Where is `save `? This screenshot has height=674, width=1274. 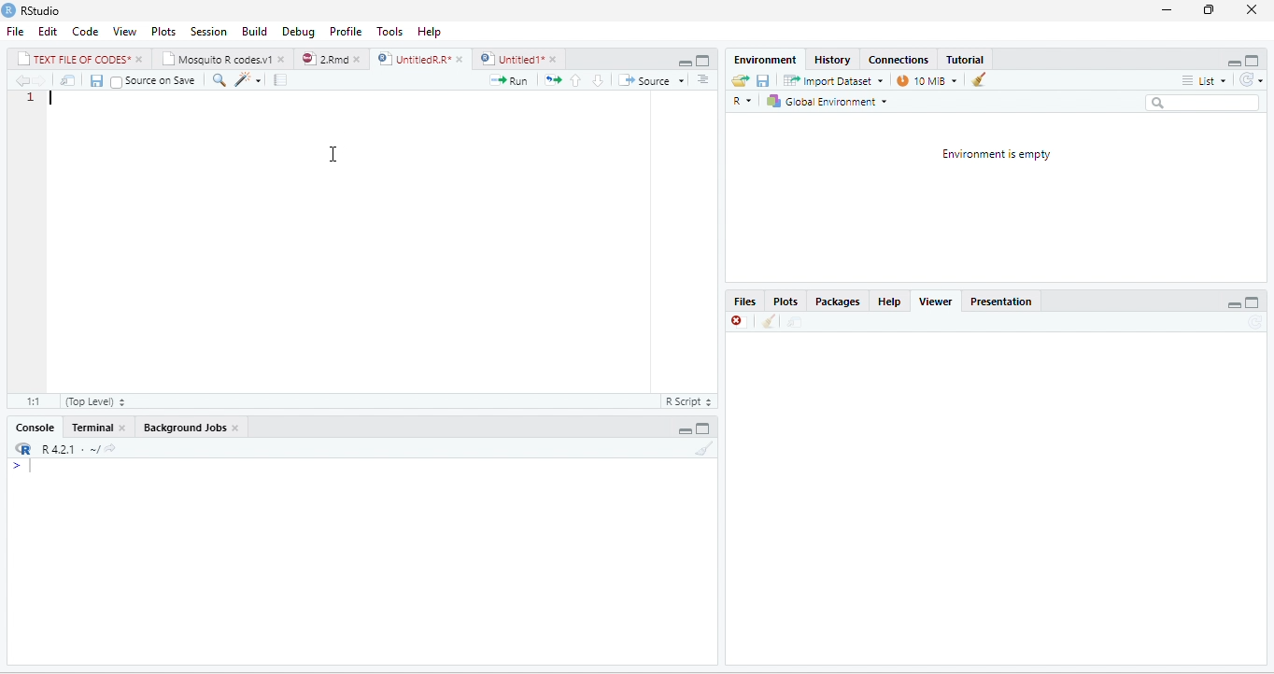 save  is located at coordinates (764, 80).